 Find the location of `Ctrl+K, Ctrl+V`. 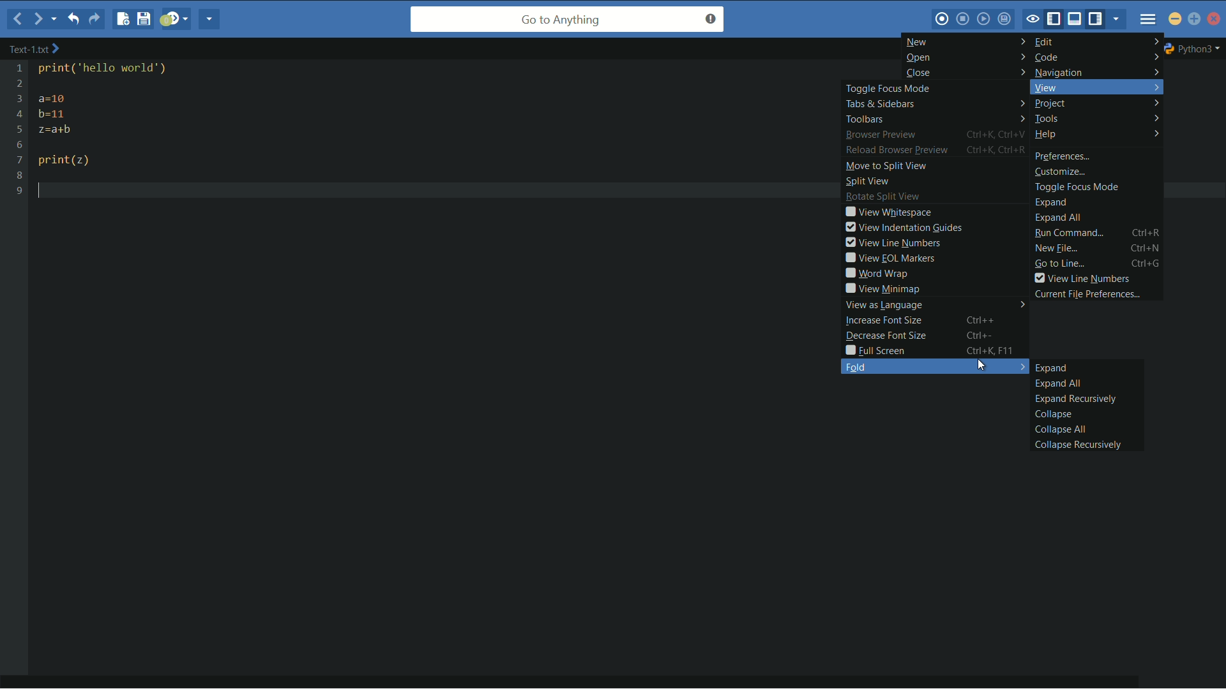

Ctrl+K, Ctrl+V is located at coordinates (997, 135).